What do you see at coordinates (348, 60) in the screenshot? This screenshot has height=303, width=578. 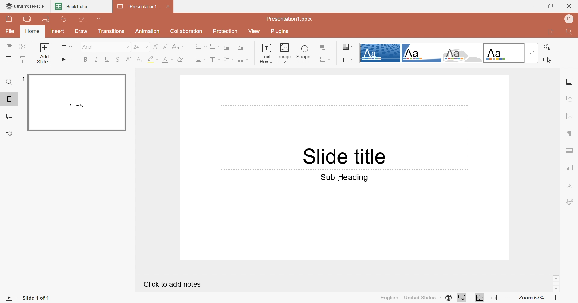 I see `Select slide size` at bounding box center [348, 60].